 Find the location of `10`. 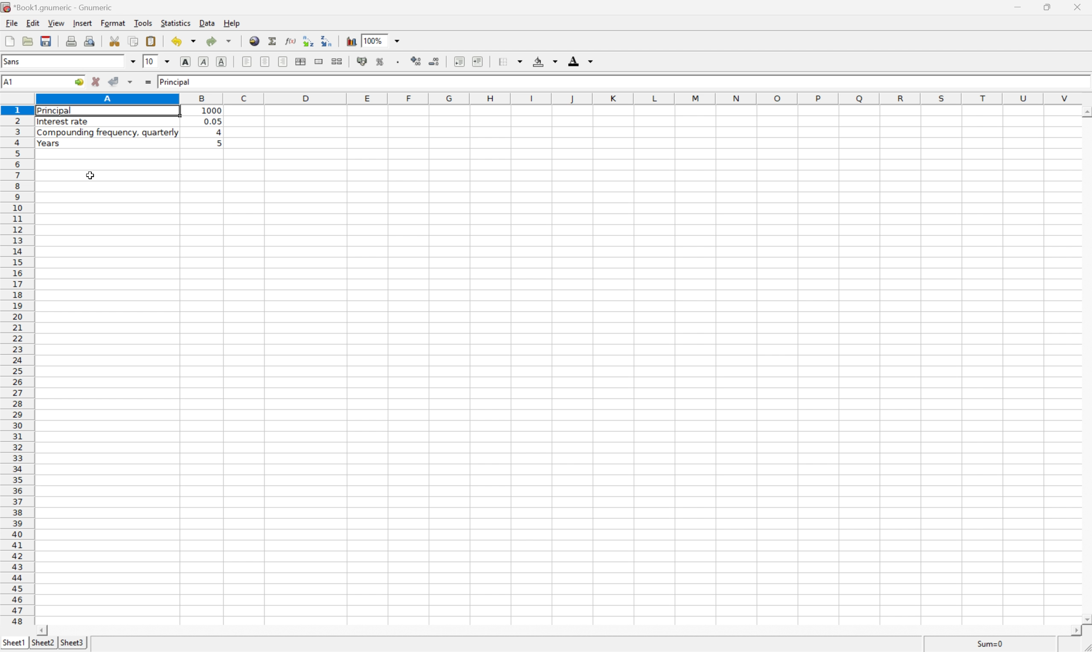

10 is located at coordinates (151, 62).